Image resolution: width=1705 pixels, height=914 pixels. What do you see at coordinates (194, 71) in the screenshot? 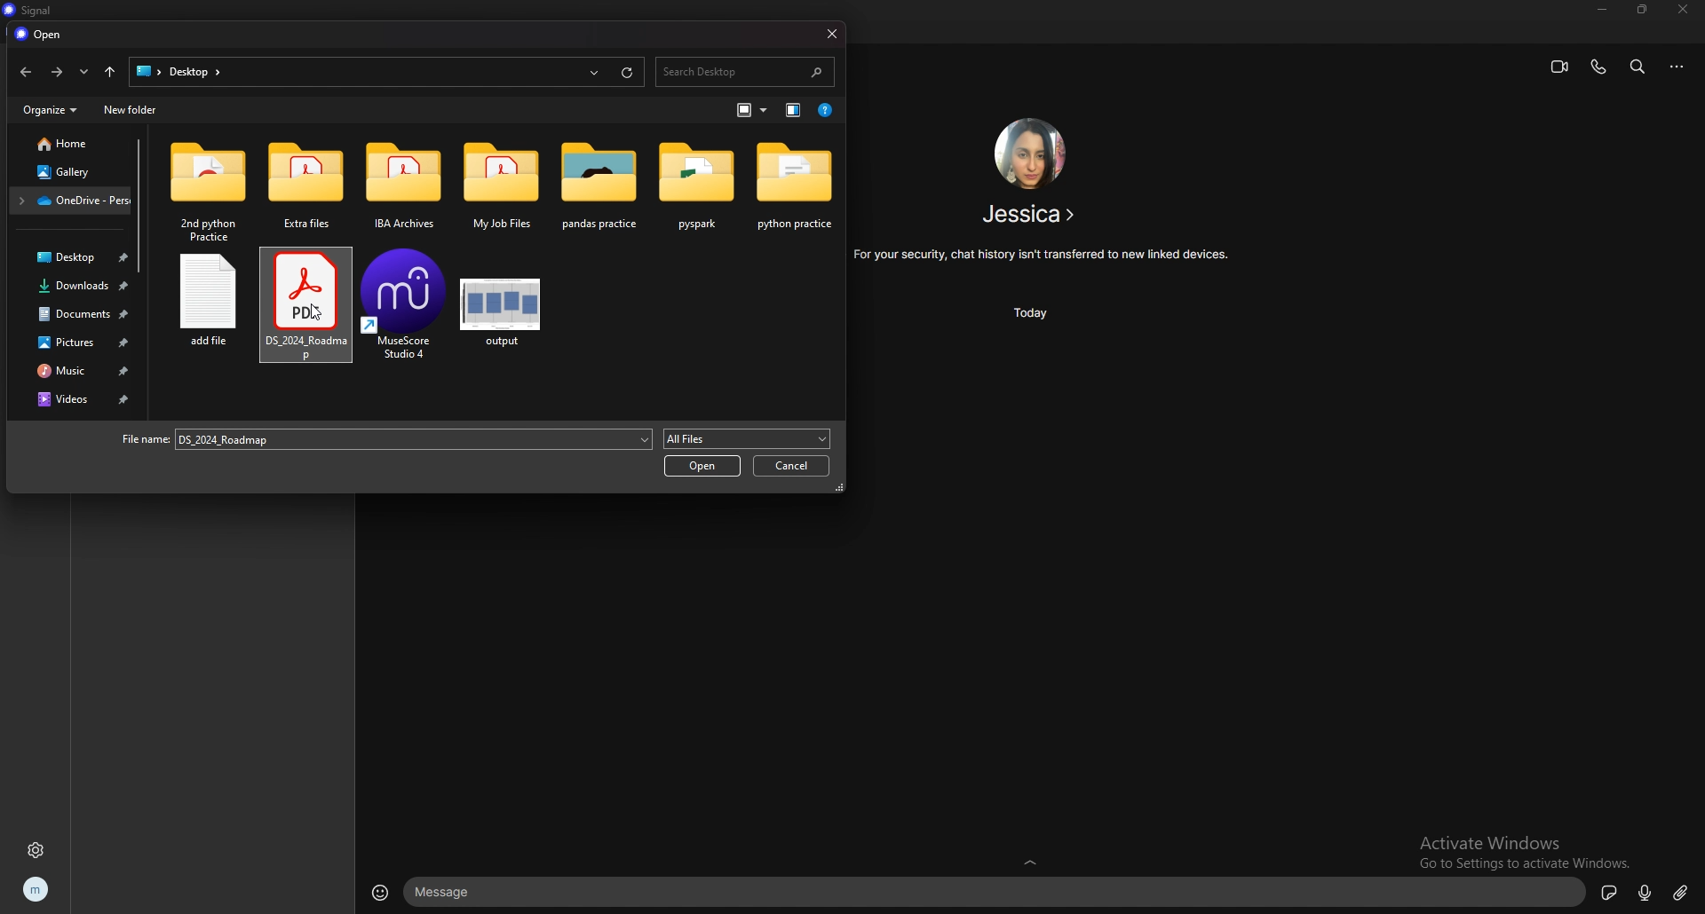
I see `desktop` at bounding box center [194, 71].